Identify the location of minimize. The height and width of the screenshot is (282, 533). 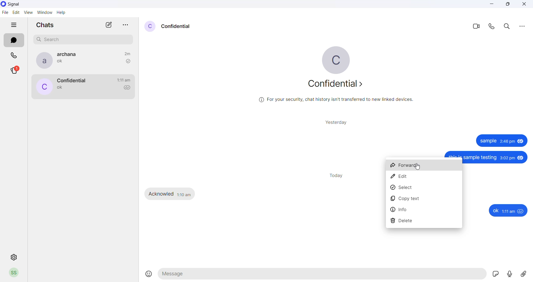
(492, 6).